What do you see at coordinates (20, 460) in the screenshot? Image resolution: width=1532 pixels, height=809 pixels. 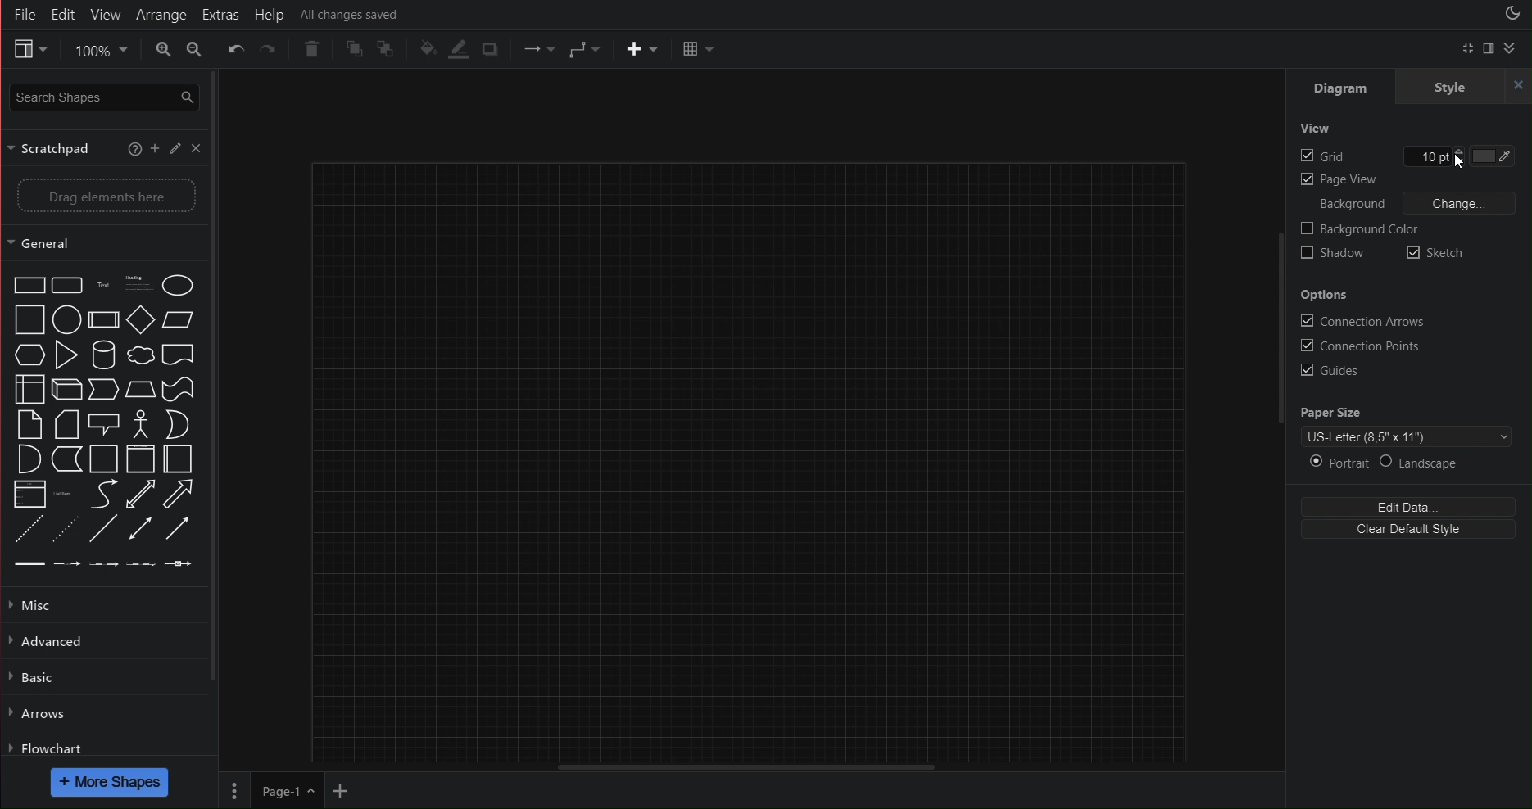 I see `Semicircle` at bounding box center [20, 460].